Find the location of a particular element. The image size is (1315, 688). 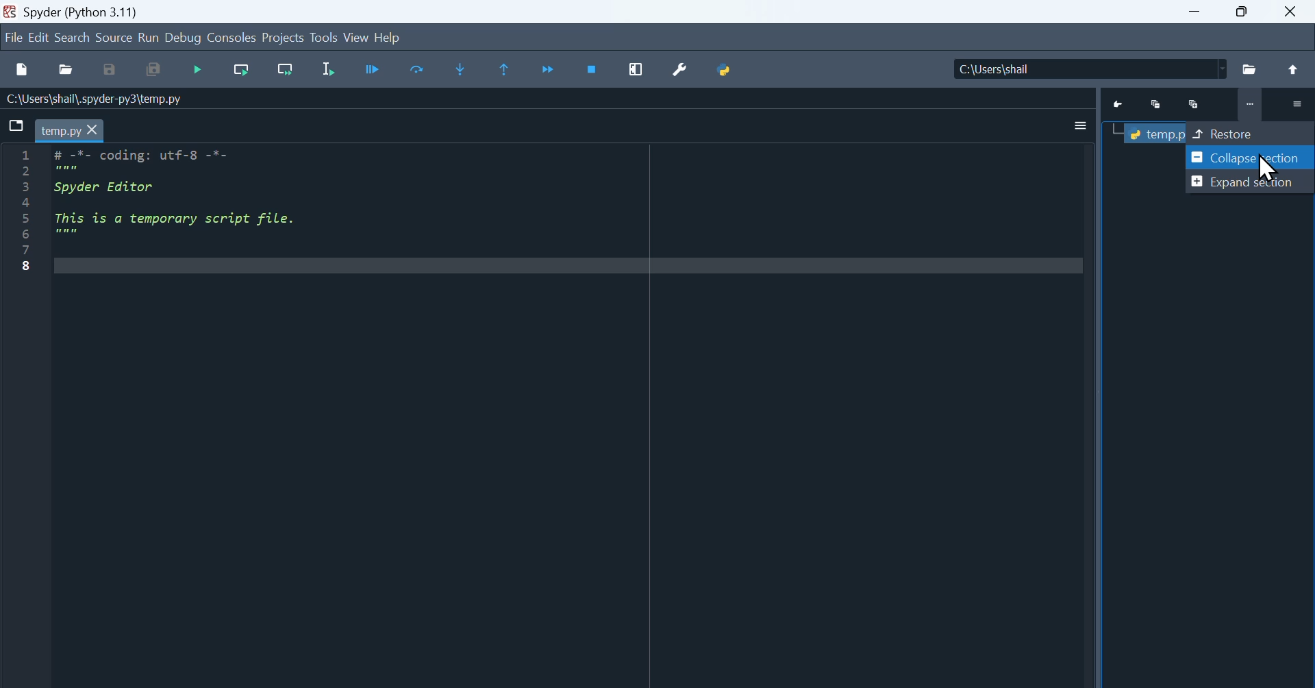

run is located at coordinates (149, 38).